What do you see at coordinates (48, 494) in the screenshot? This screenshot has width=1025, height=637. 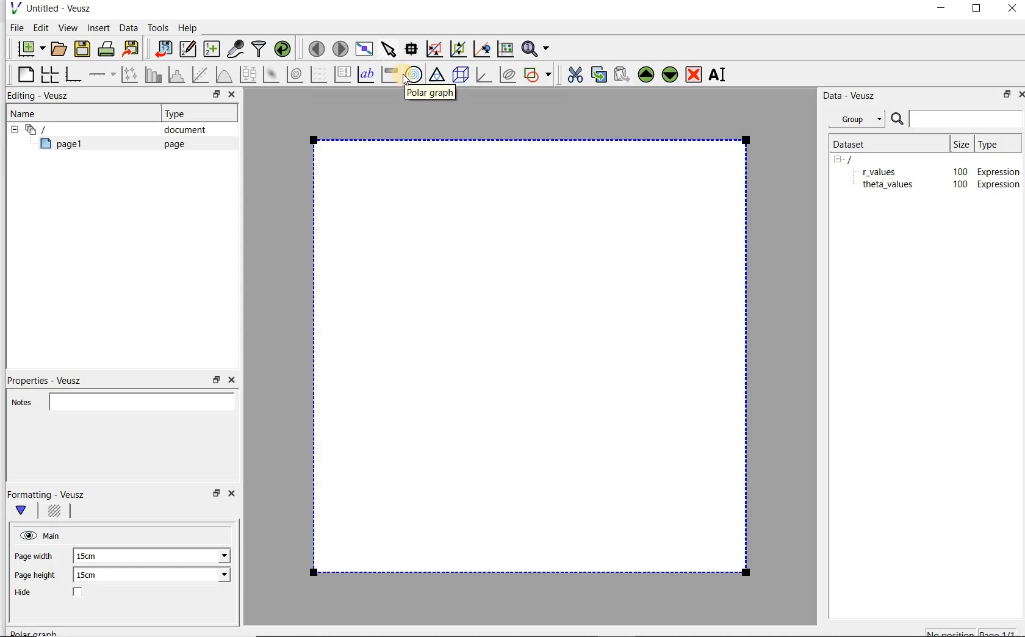 I see `Formatting - Veusz` at bounding box center [48, 494].